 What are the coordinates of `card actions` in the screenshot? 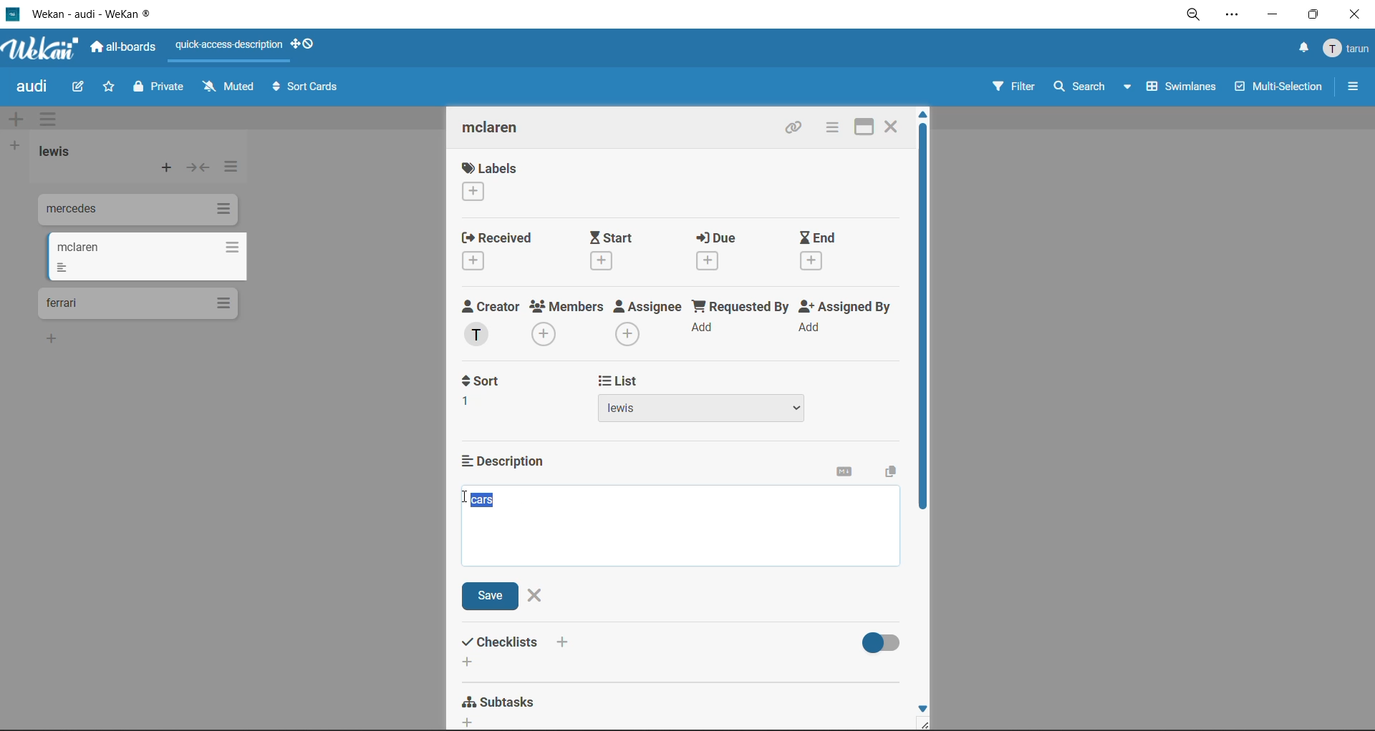 It's located at (831, 127).